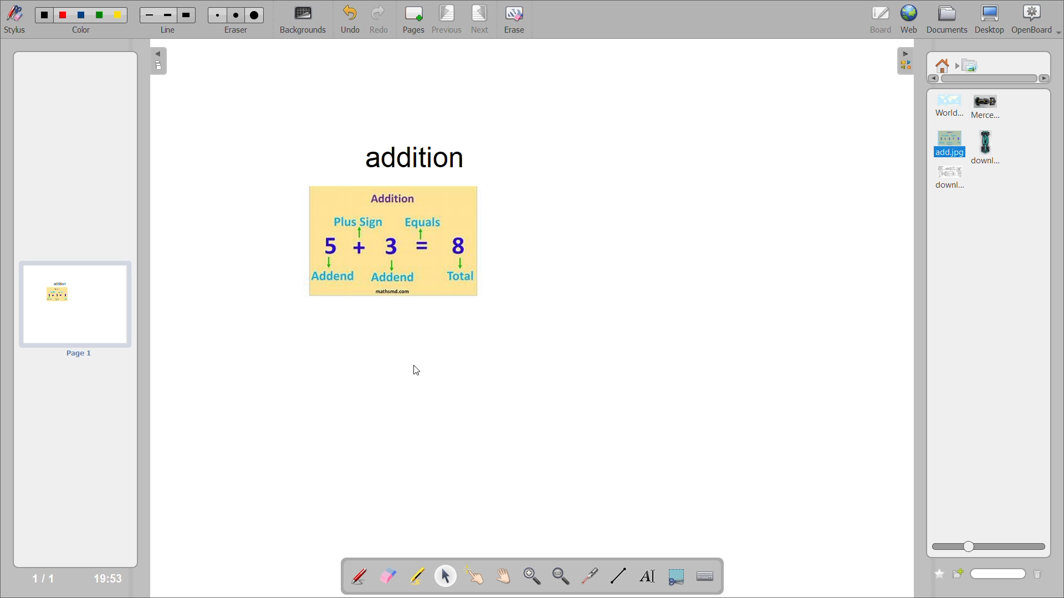  What do you see at coordinates (150, 16) in the screenshot?
I see `line 1` at bounding box center [150, 16].